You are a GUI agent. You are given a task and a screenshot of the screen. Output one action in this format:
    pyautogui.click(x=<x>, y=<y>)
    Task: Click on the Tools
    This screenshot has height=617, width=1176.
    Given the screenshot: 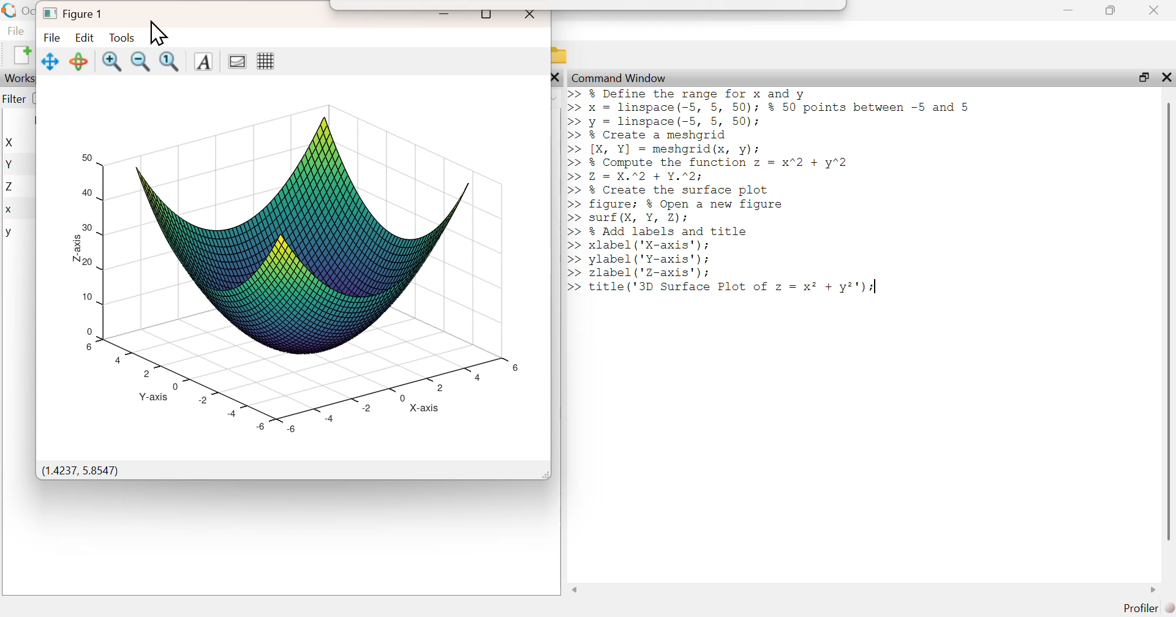 What is the action you would take?
    pyautogui.click(x=124, y=37)
    